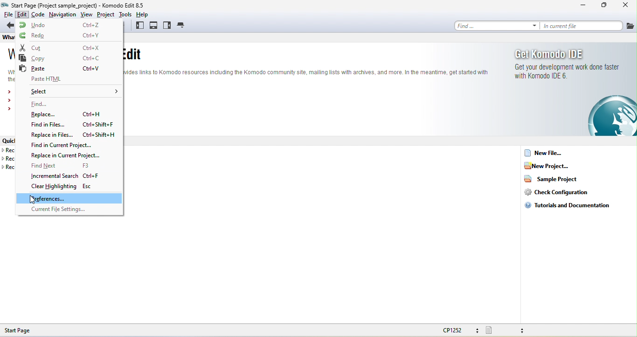  Describe the element at coordinates (62, 69) in the screenshot. I see `paste` at that location.